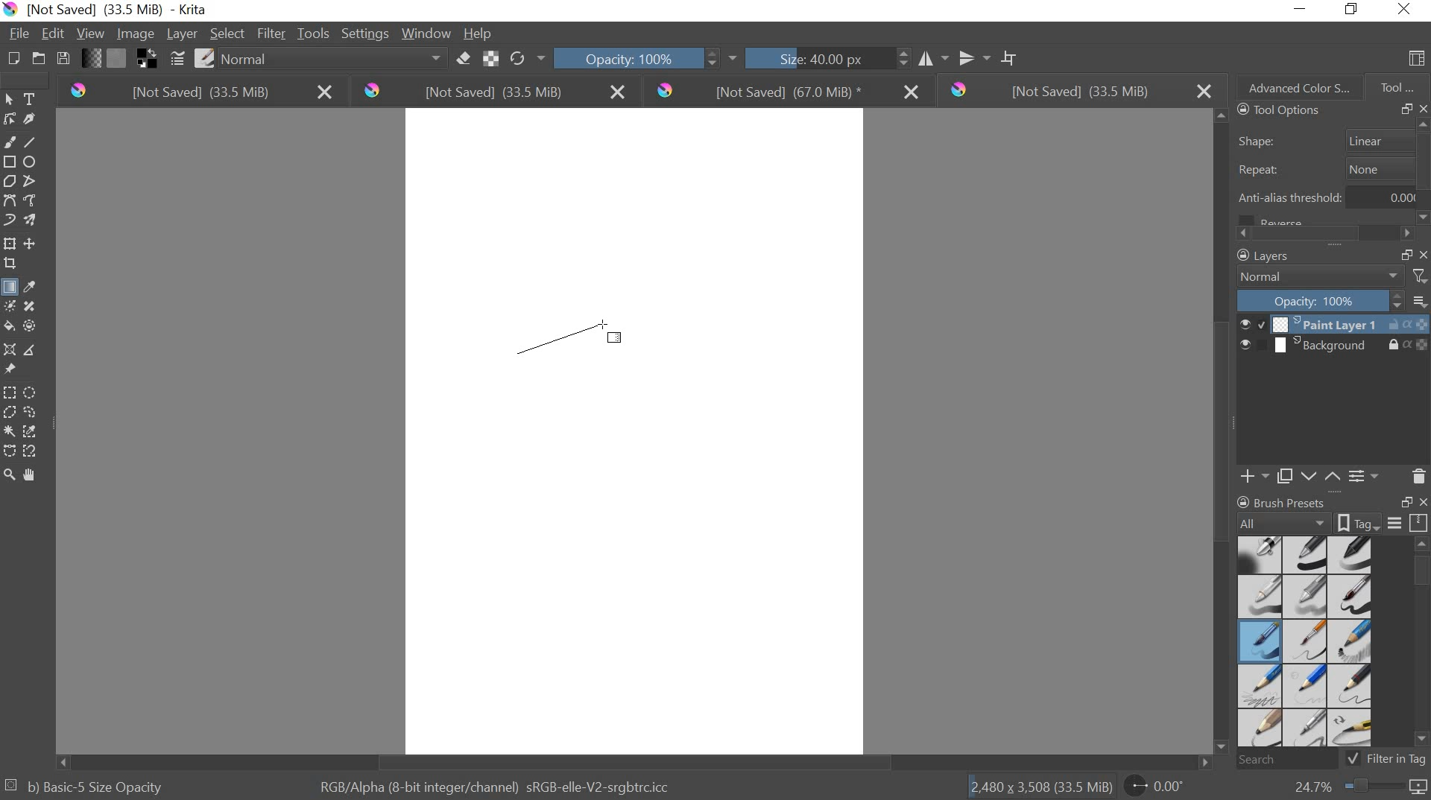 The width and height of the screenshot is (1431, 800). Describe the element at coordinates (90, 785) in the screenshot. I see `b) basic 5 size opacity` at that location.